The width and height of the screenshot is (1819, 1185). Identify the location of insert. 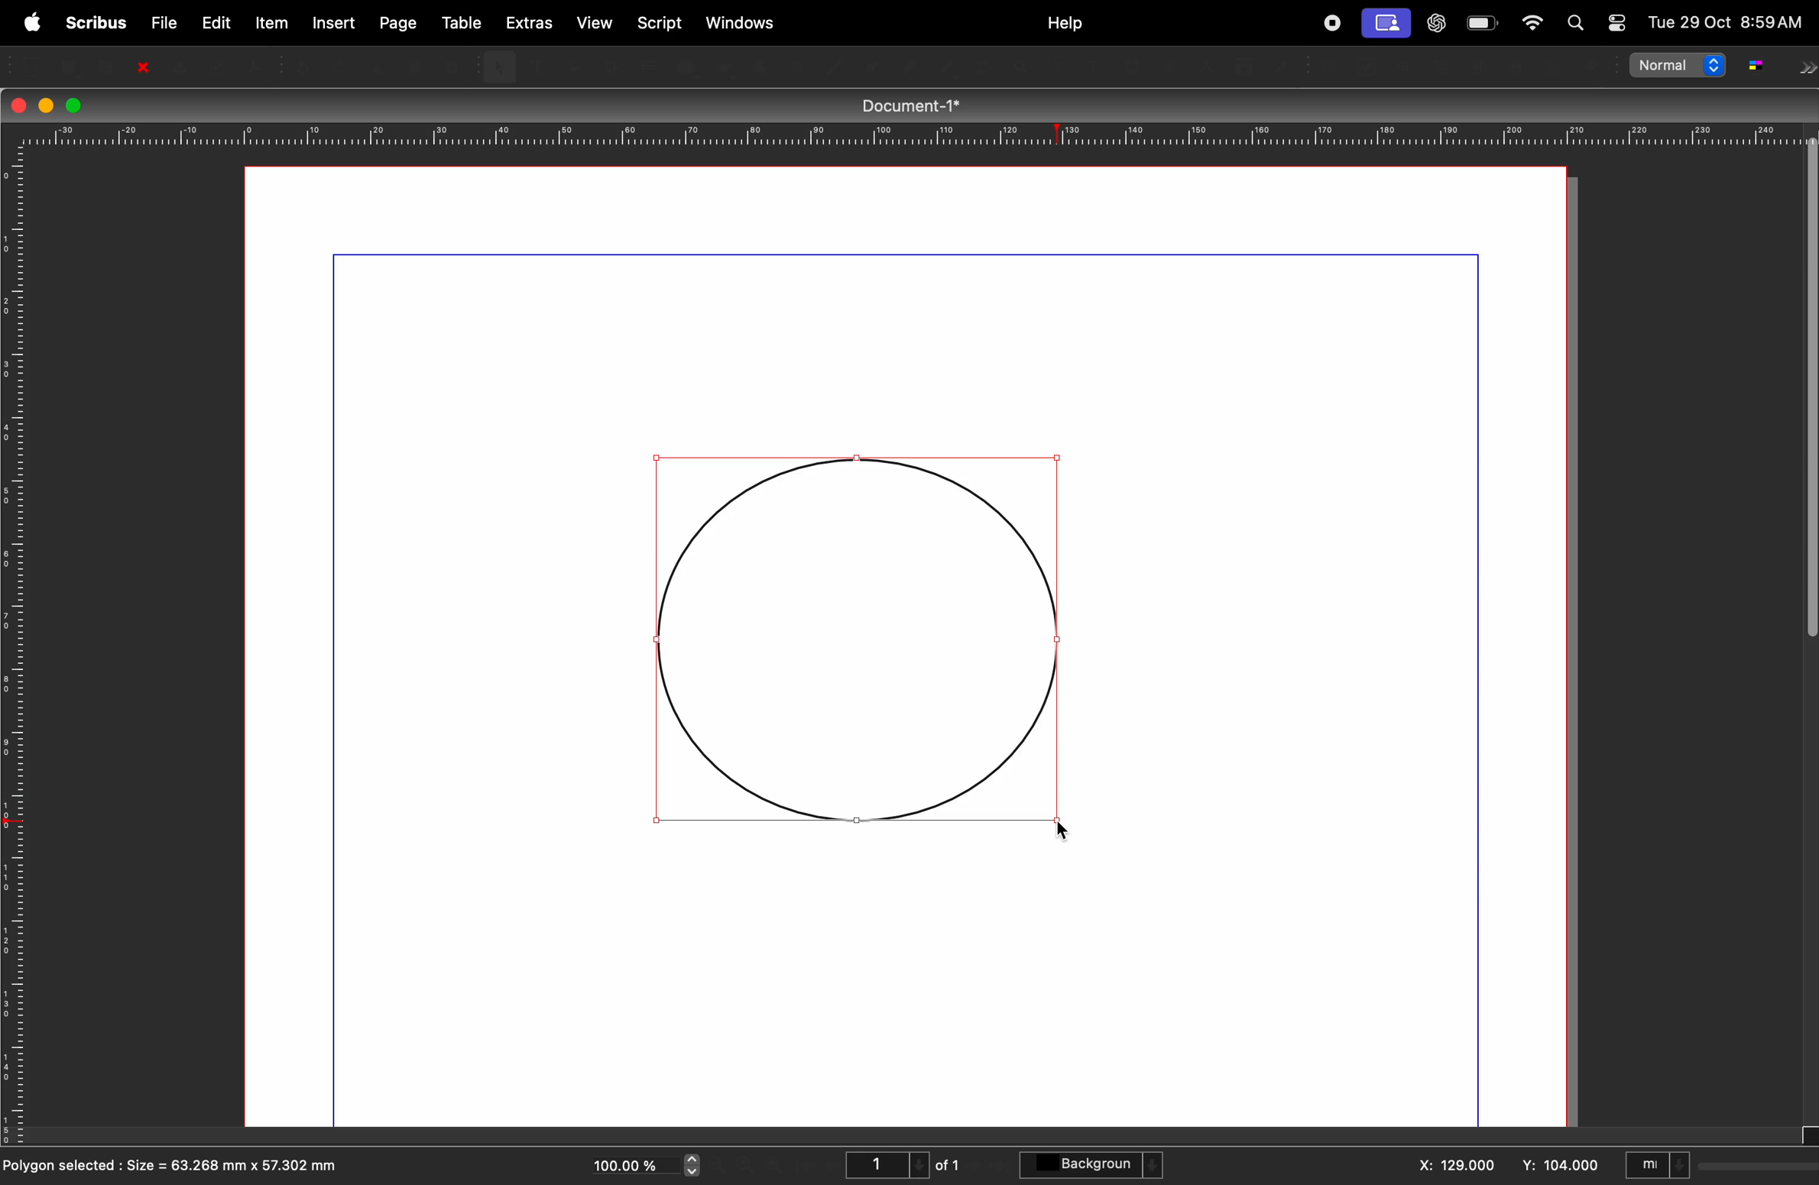
(333, 22).